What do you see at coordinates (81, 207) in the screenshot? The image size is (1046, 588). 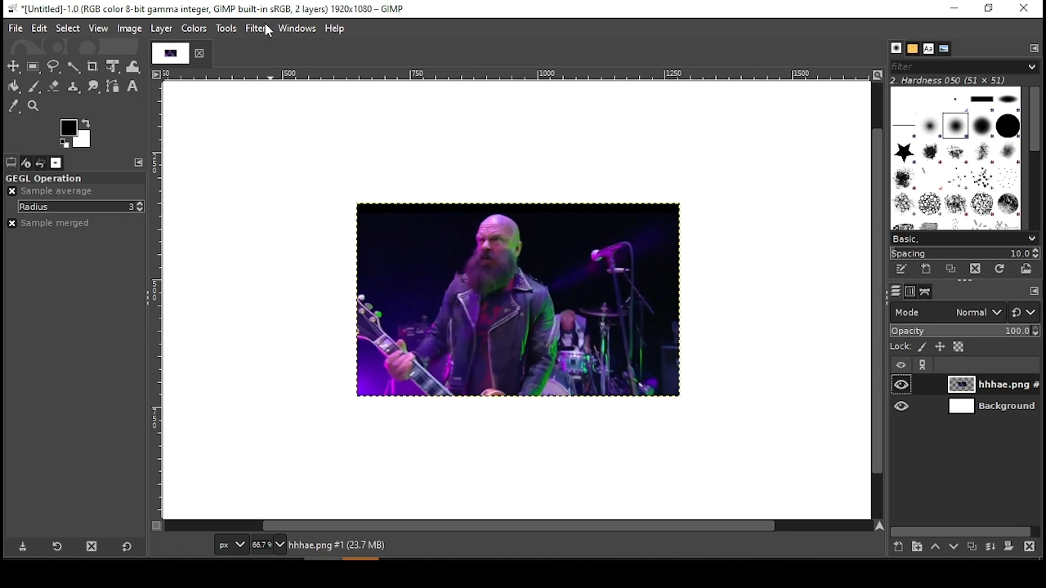 I see `radius` at bounding box center [81, 207].